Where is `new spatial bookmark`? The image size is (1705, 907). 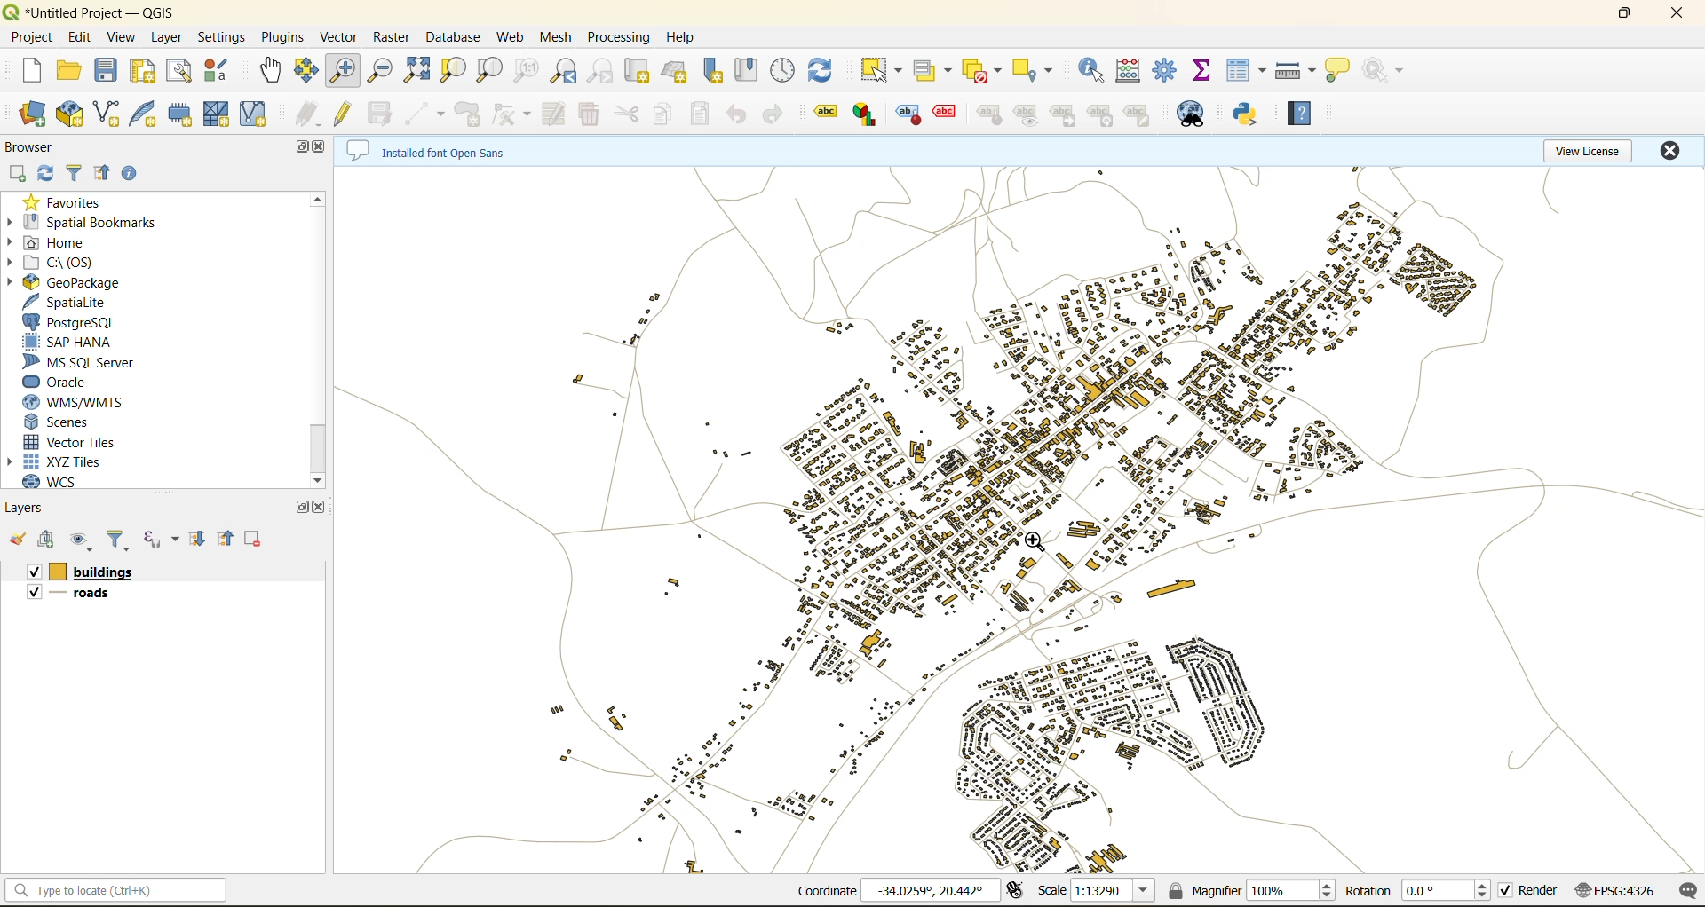 new spatial bookmark is located at coordinates (715, 73).